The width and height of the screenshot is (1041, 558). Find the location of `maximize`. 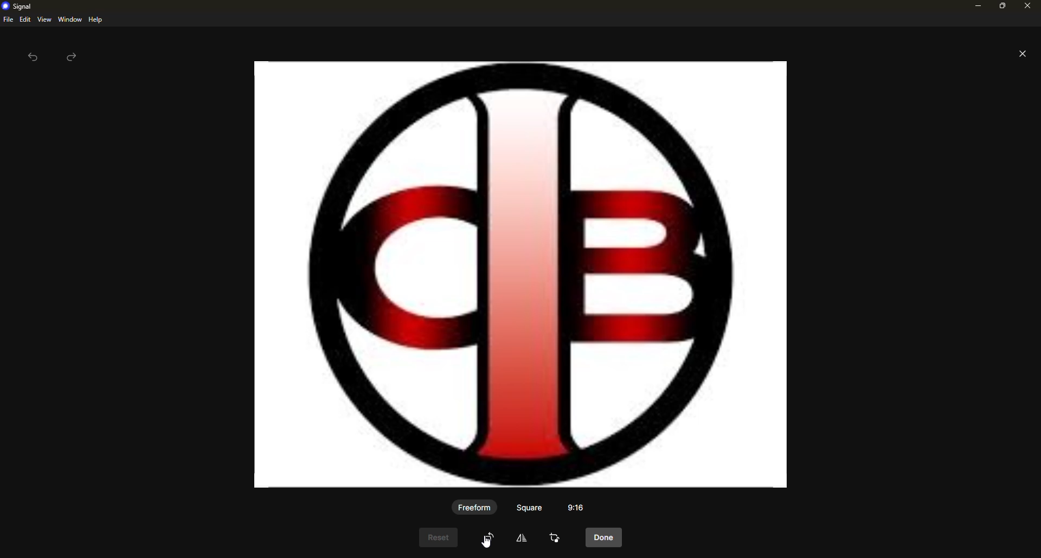

maximize is located at coordinates (1000, 5).